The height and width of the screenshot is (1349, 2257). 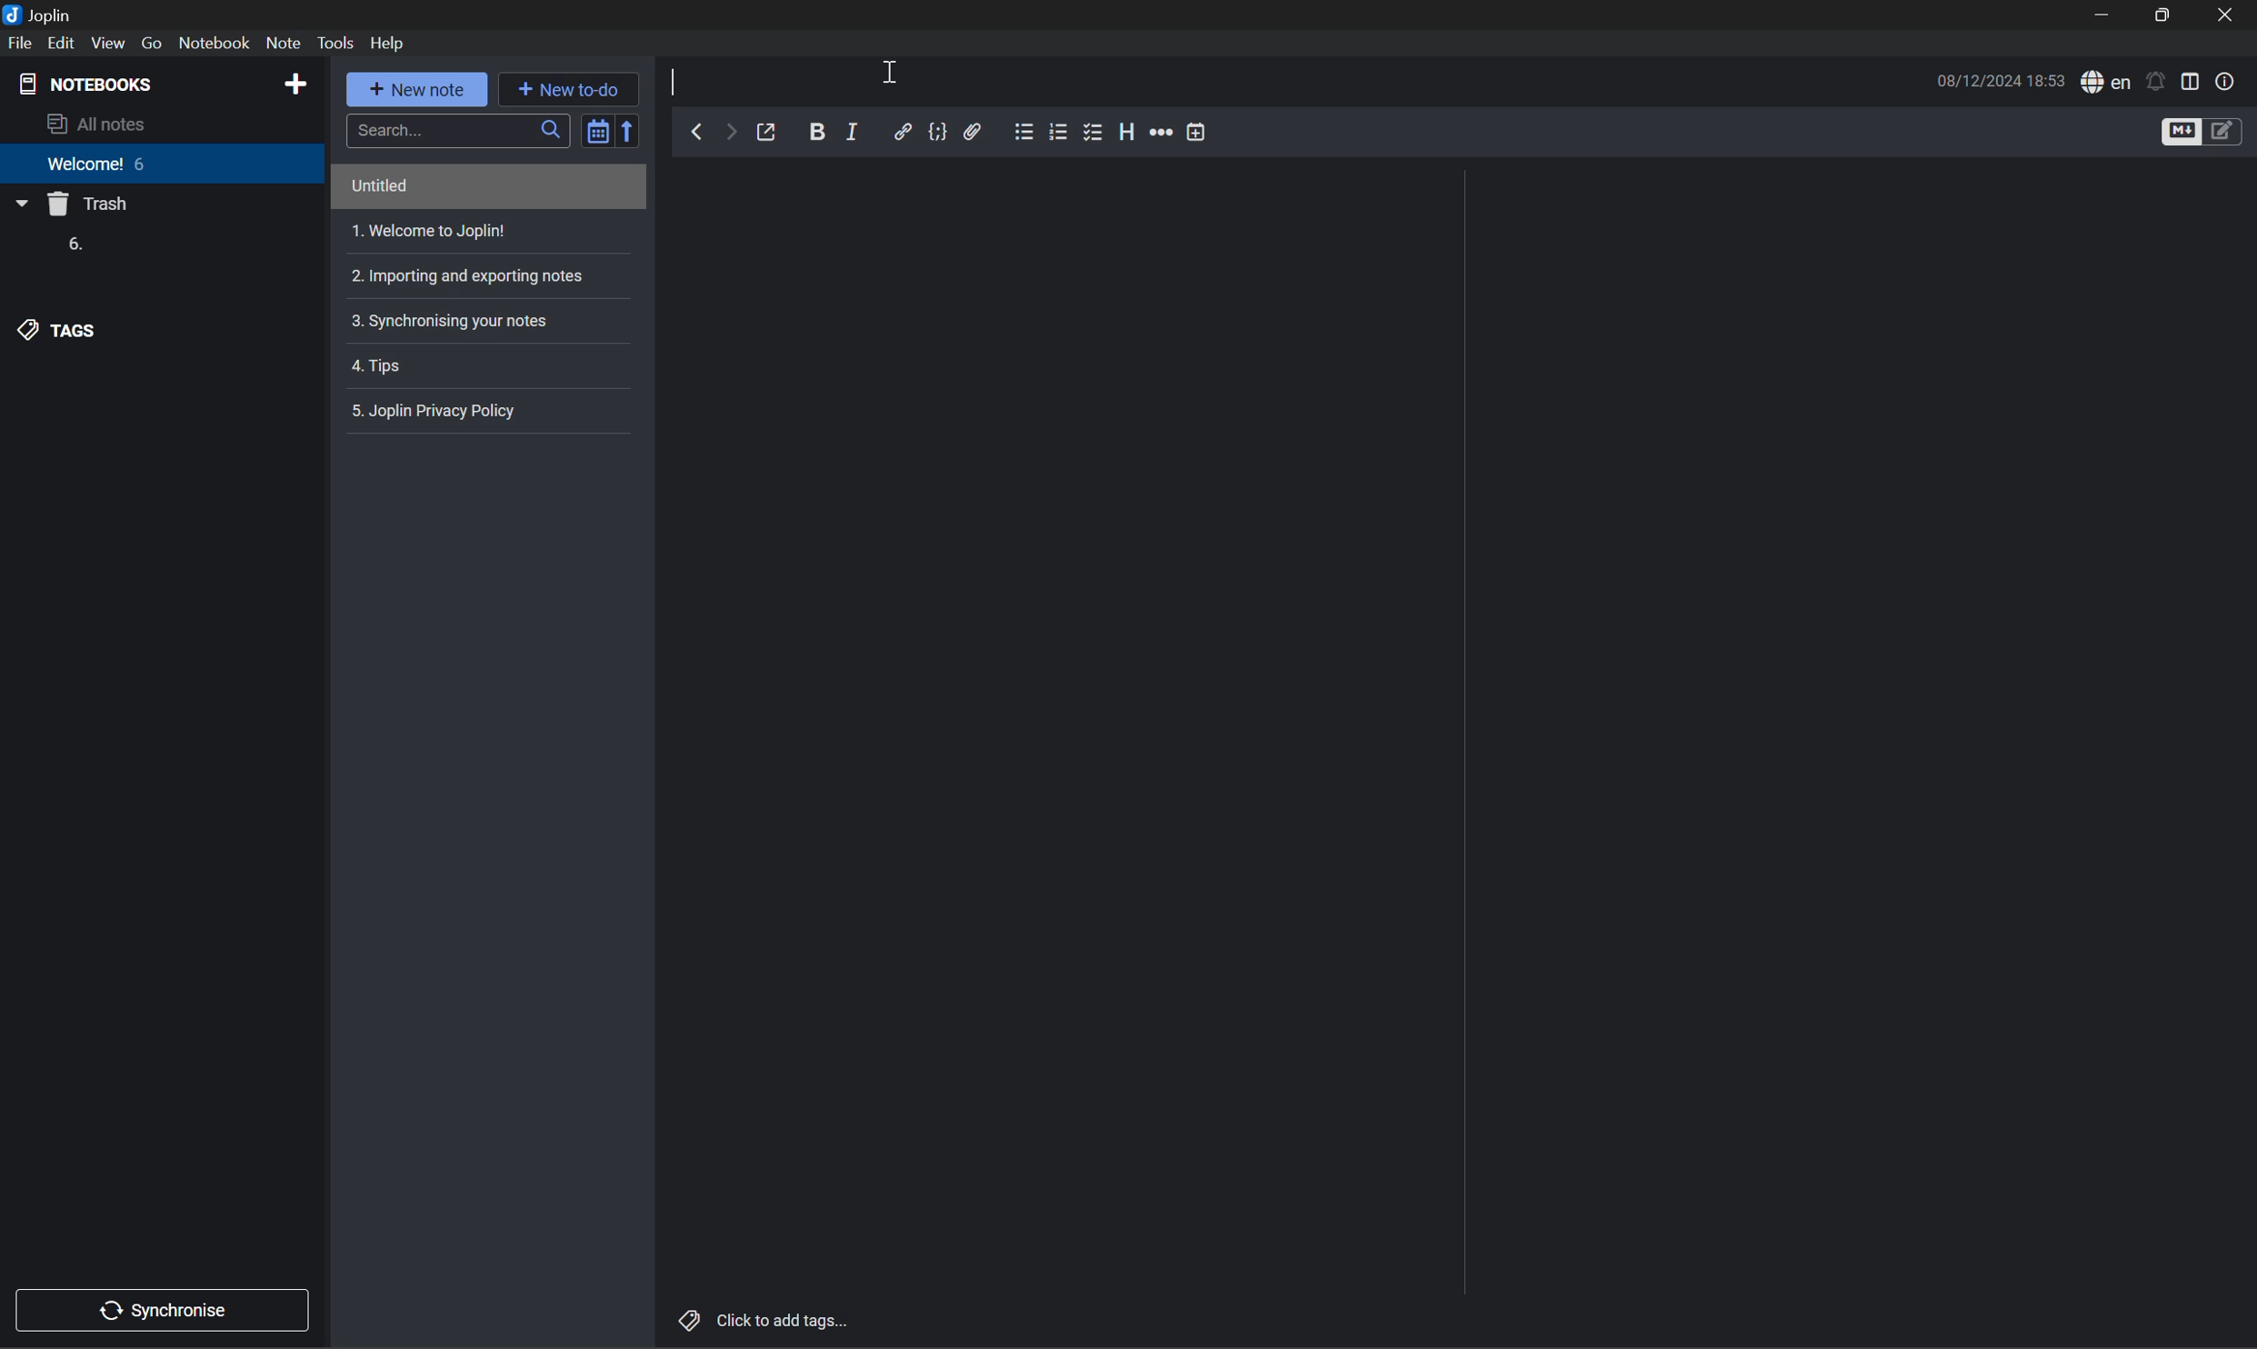 I want to click on Drop Down, so click(x=20, y=206).